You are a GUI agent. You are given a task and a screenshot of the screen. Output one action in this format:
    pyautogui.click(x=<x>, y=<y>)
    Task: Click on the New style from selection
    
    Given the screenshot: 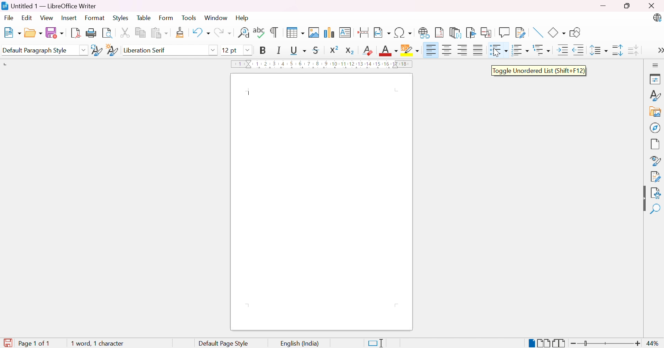 What is the action you would take?
    pyautogui.click(x=112, y=50)
    